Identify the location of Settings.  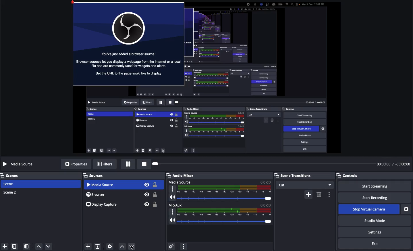
(375, 232).